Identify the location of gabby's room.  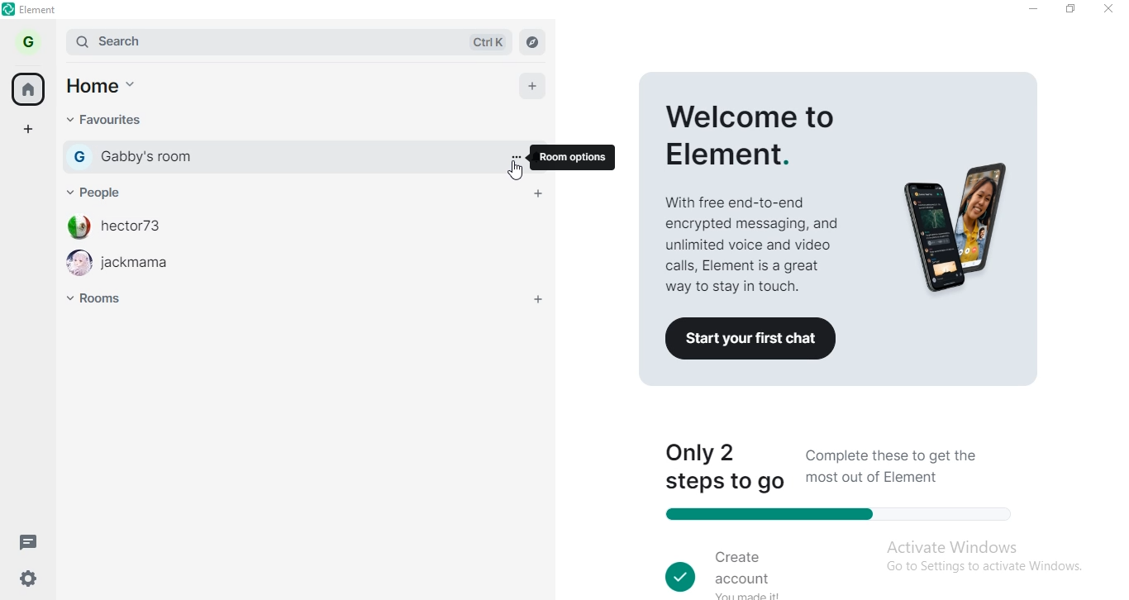
(290, 157).